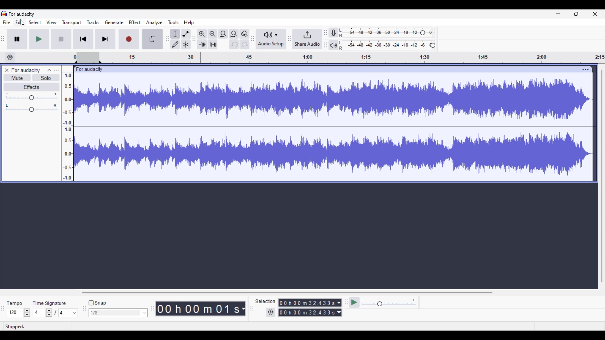  I want to click on Scale to measure track intensity, so click(67, 127).